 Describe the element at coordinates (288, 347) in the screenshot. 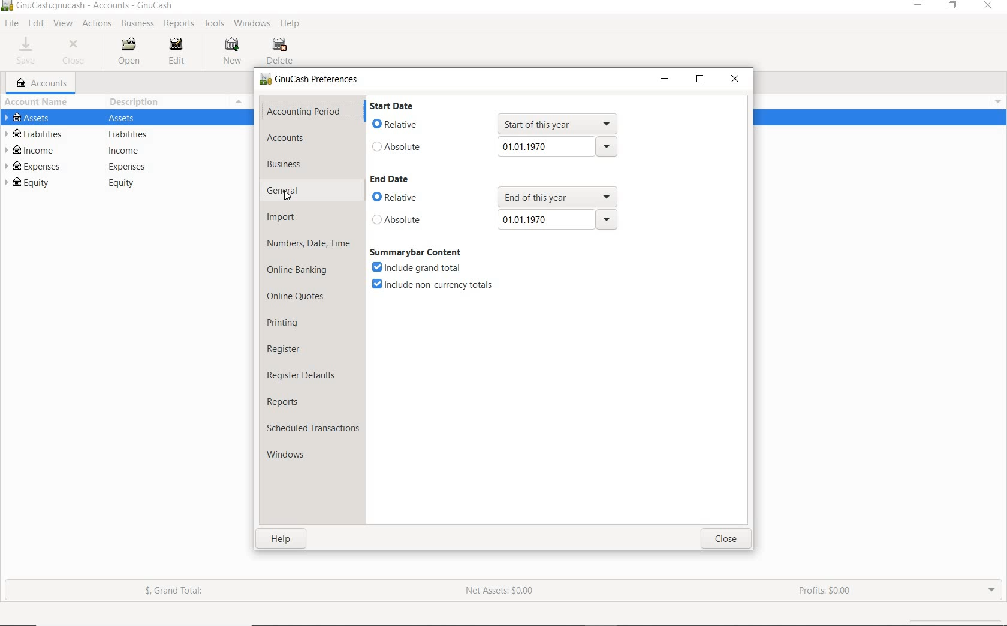

I see `REGISTER` at that location.